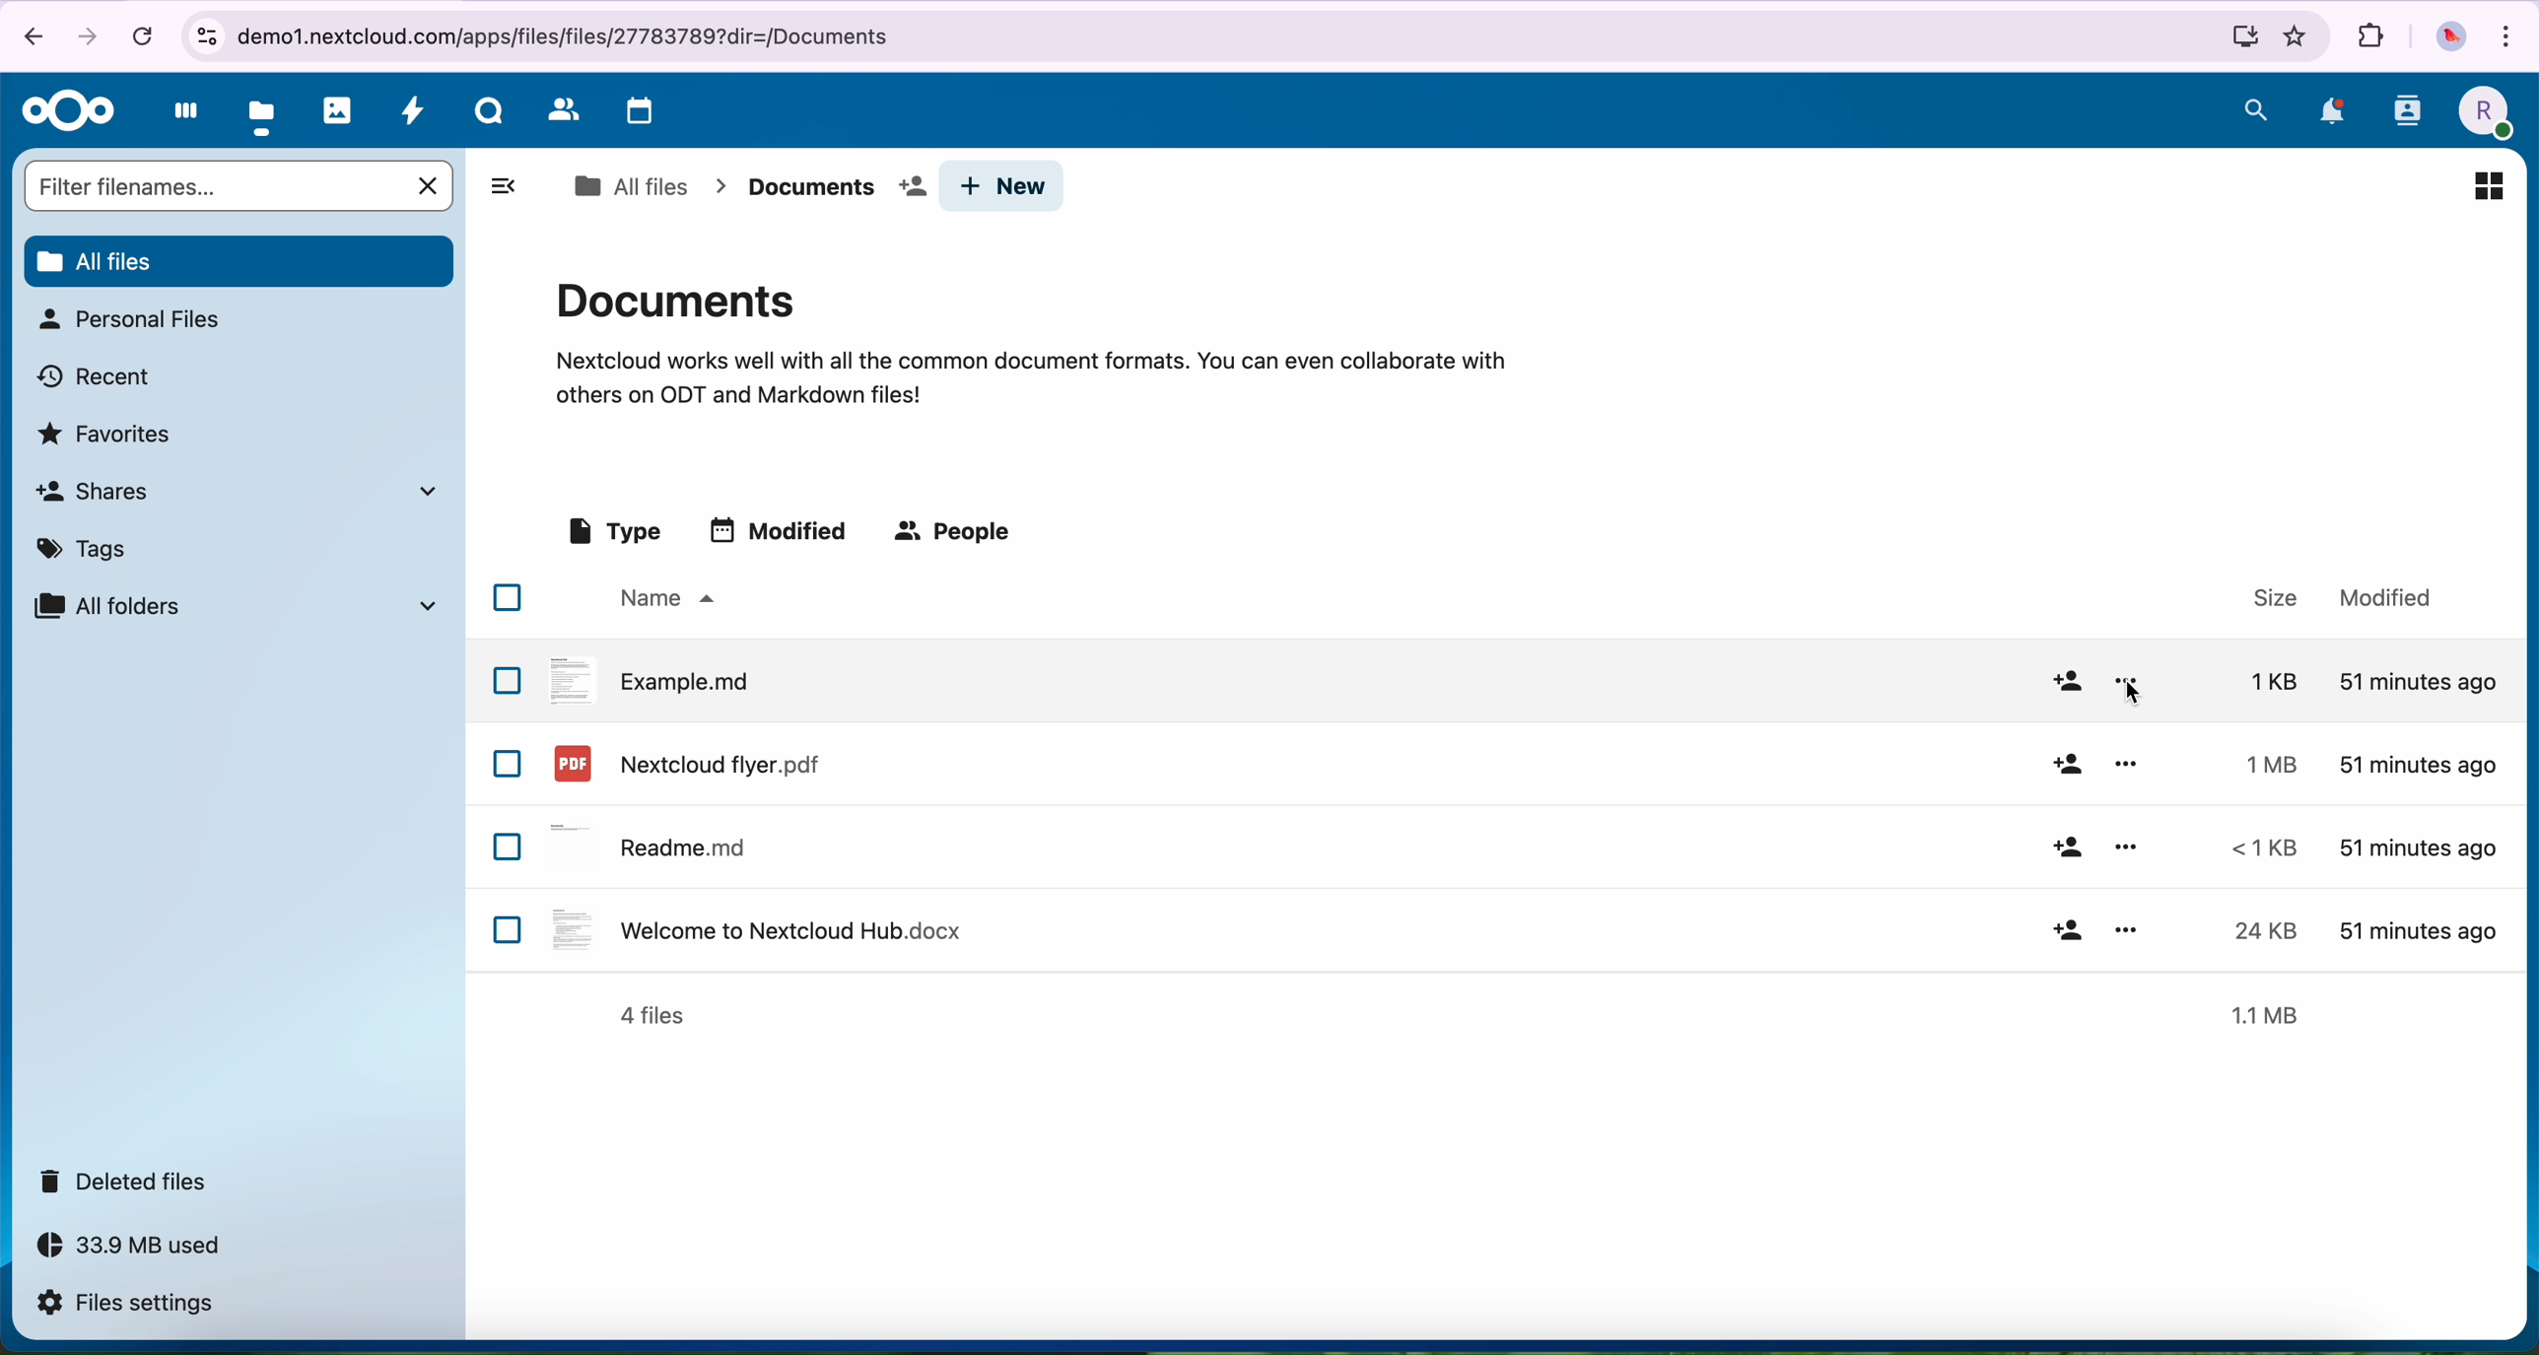 Image resolution: width=2539 pixels, height=1355 pixels. Describe the element at coordinates (1222, 37) in the screenshot. I see `url` at that location.